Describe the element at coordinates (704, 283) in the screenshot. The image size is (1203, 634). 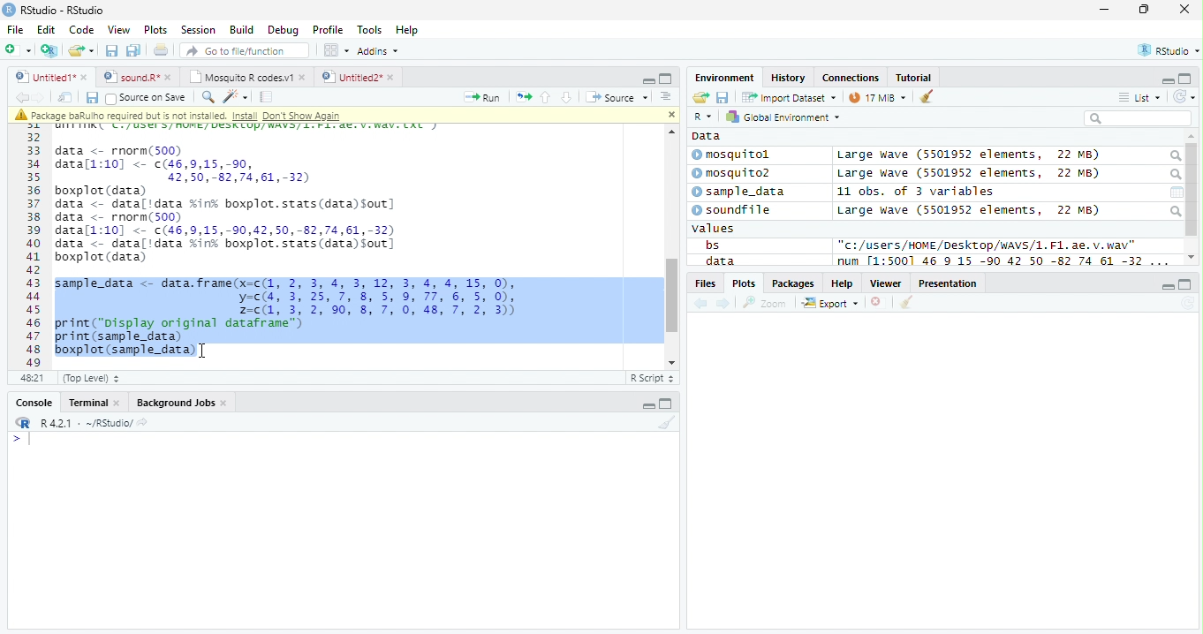
I see `Files` at that location.